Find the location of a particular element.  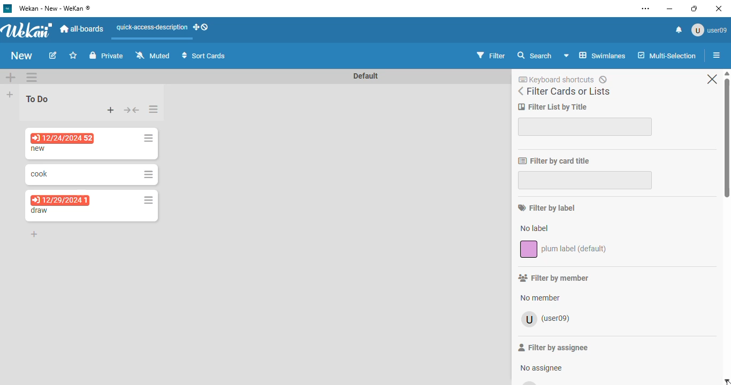

add list is located at coordinates (10, 94).